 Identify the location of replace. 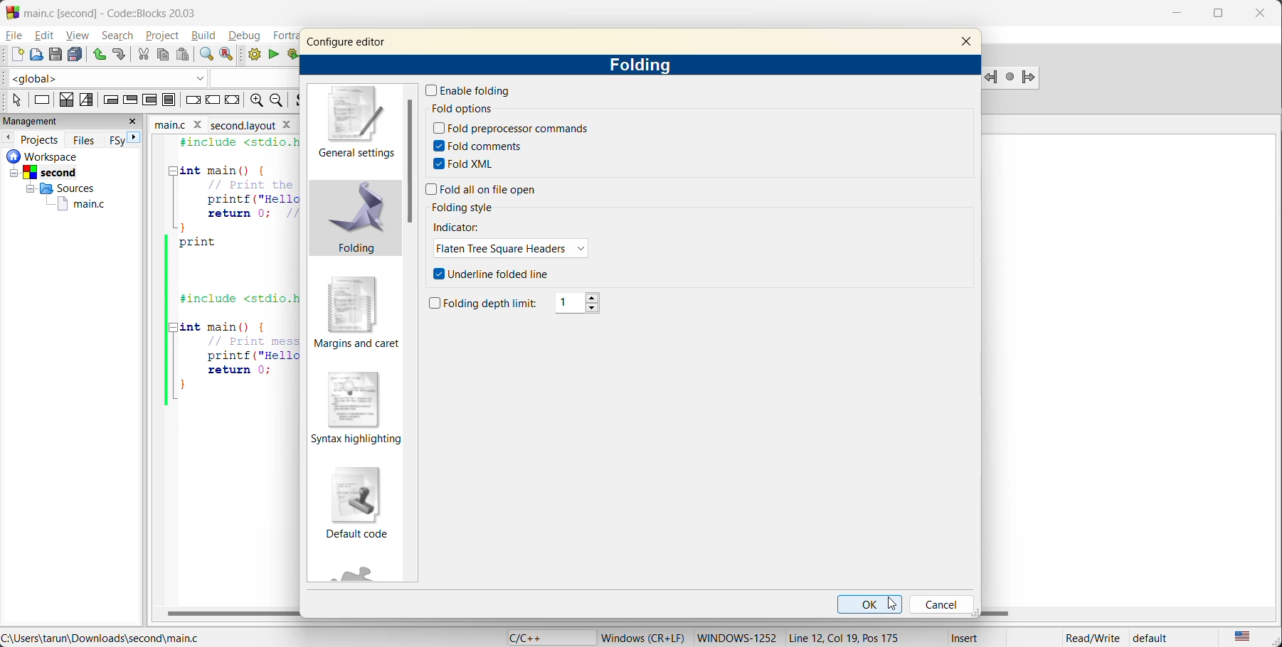
(227, 53).